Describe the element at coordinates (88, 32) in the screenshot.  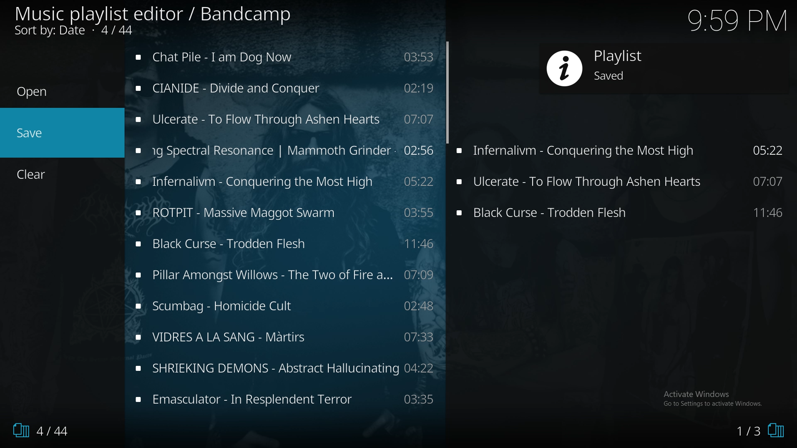
I see `Sort by: Date • 5/44` at that location.